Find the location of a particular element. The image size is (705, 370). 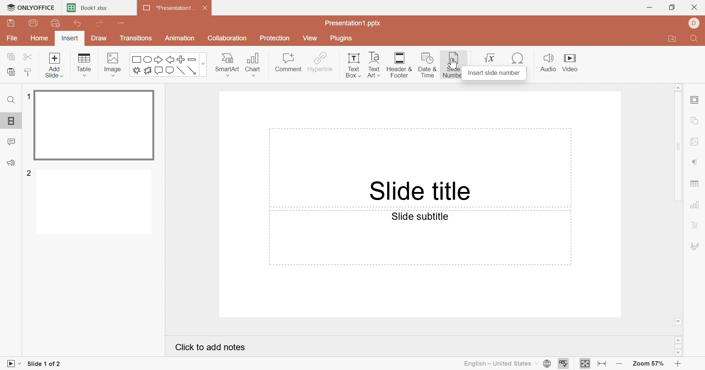

 is located at coordinates (427, 64).